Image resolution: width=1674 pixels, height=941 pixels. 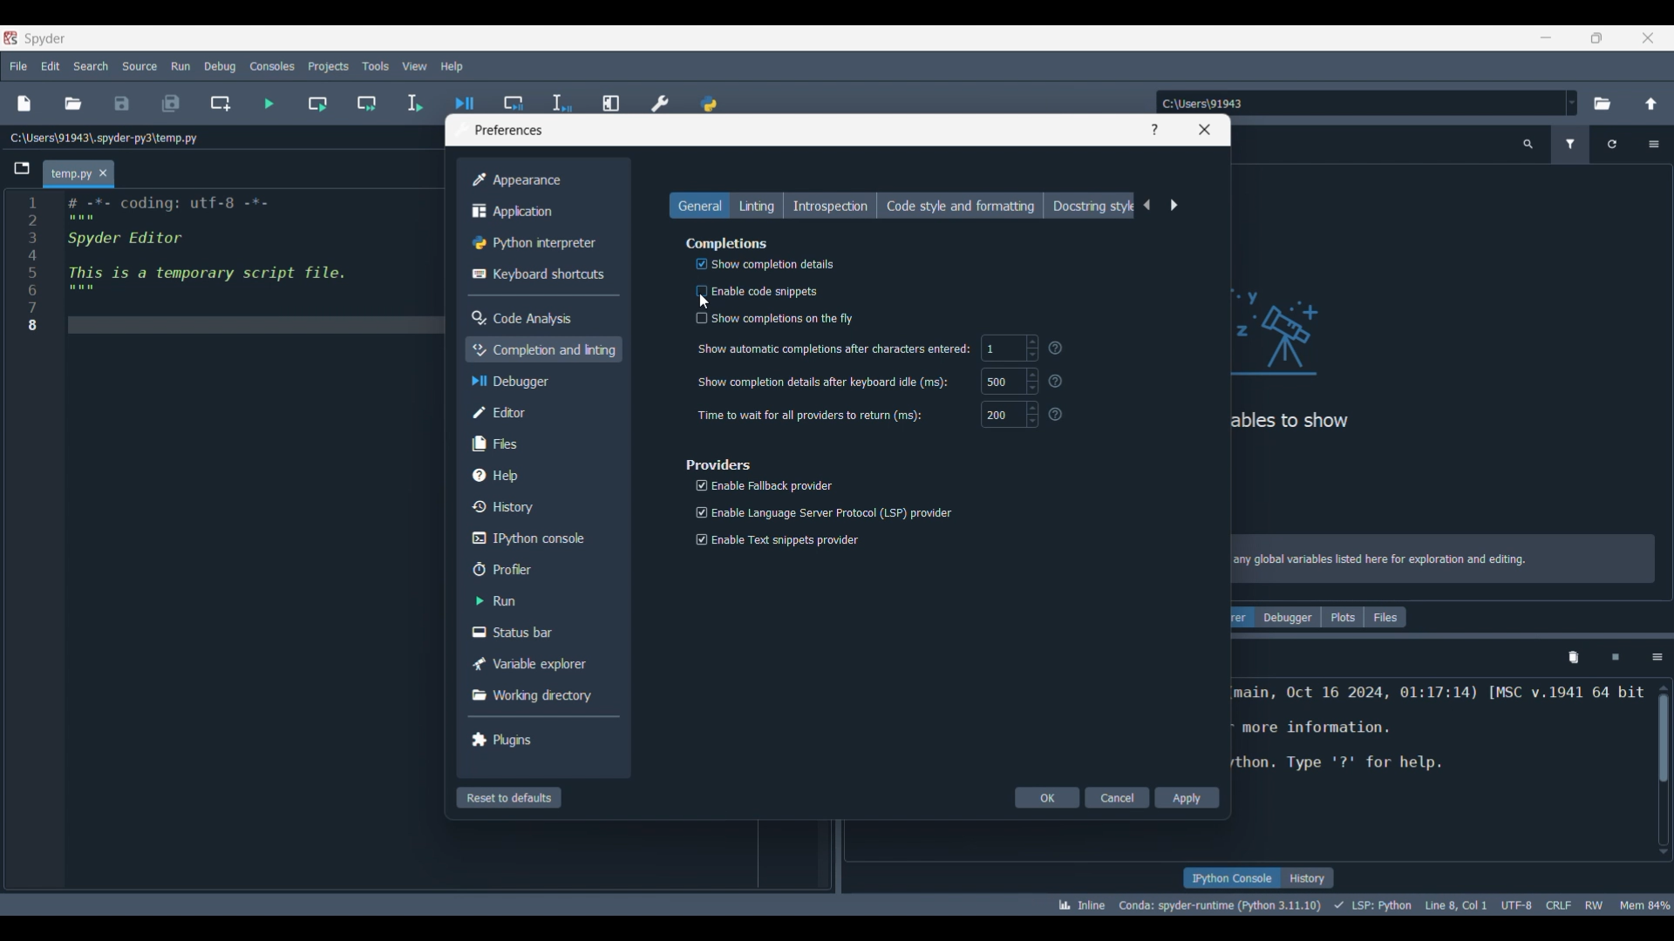 I want to click on Debug menu, so click(x=221, y=66).